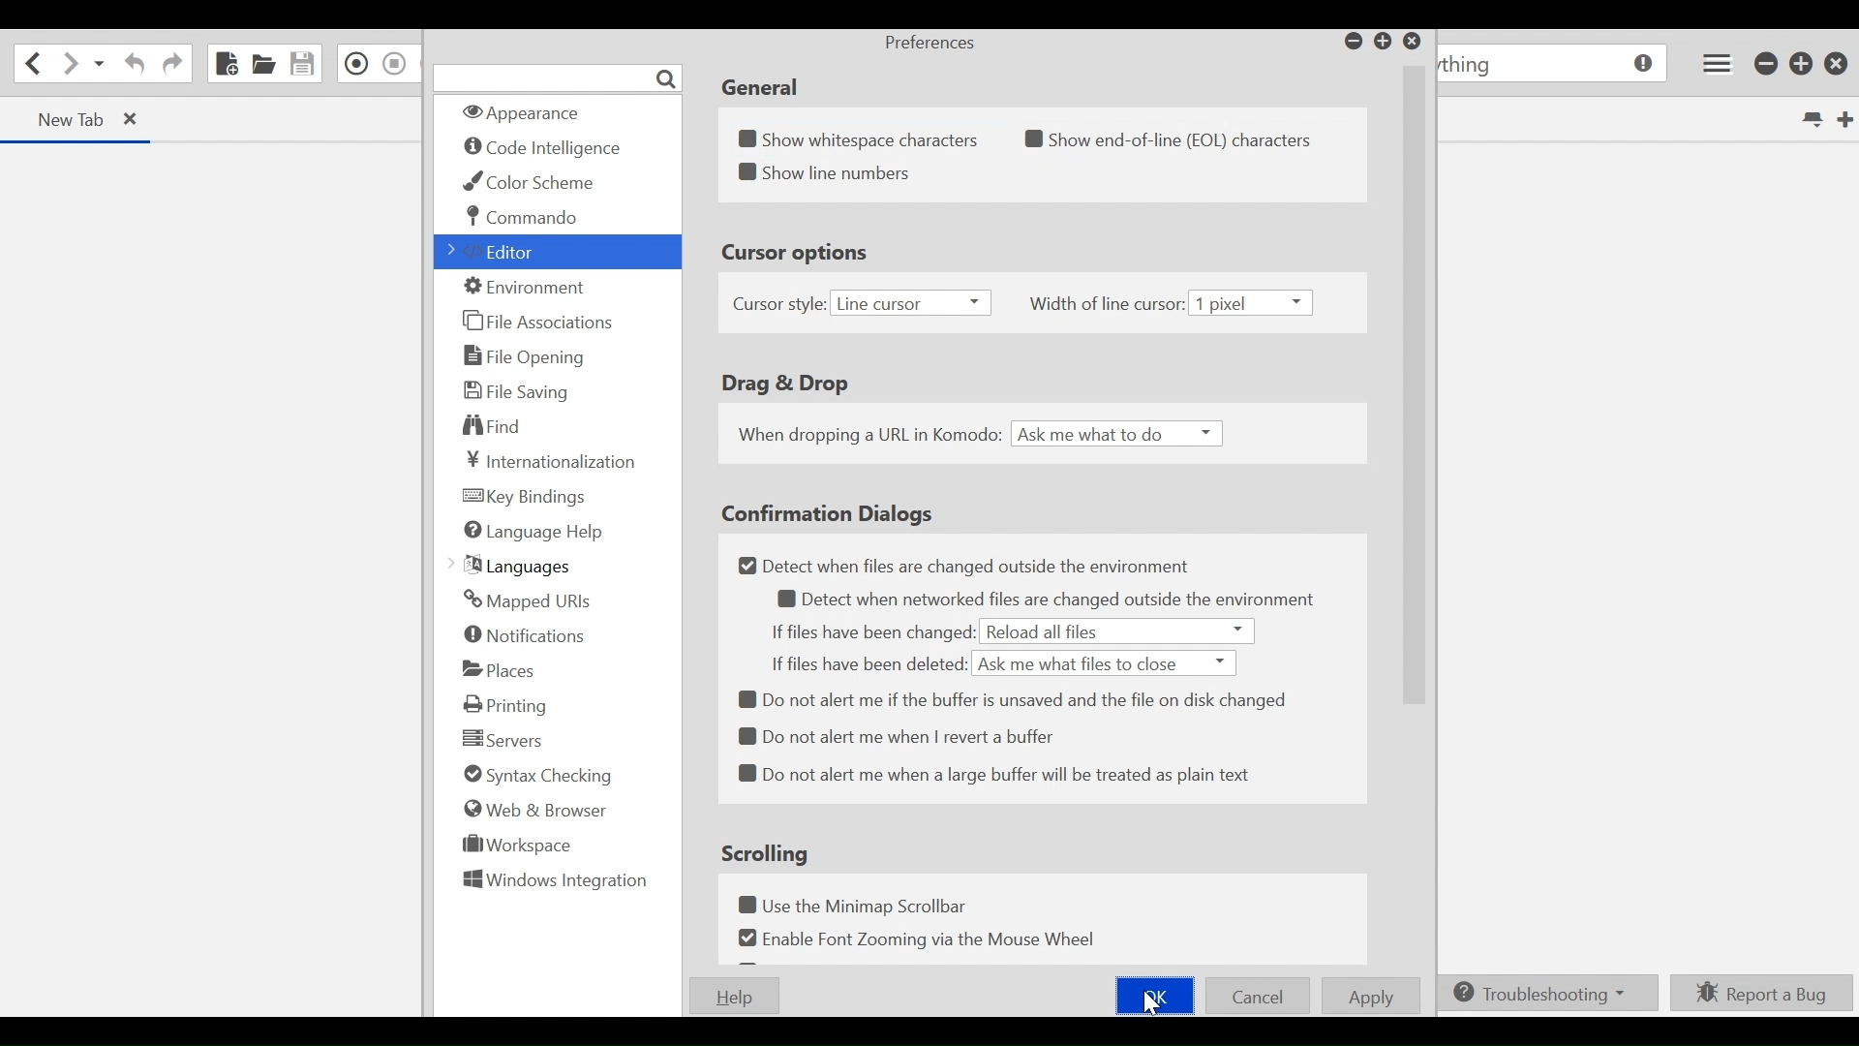  What do you see at coordinates (1802, 63) in the screenshot?
I see `Restore` at bounding box center [1802, 63].